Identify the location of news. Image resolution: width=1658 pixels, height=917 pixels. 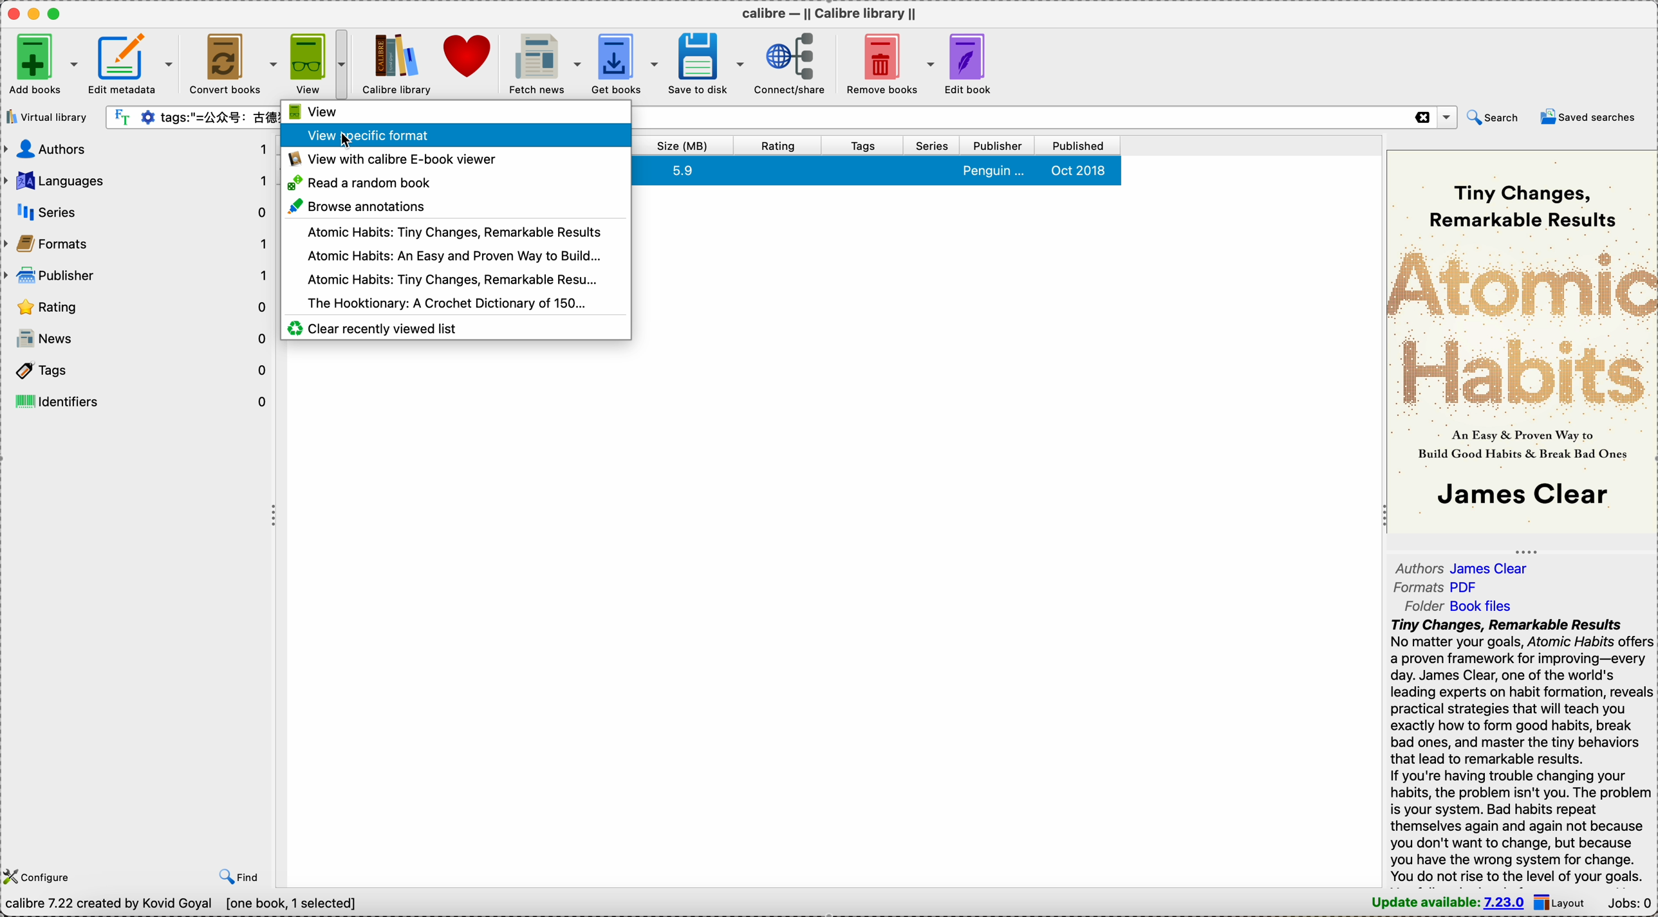
(138, 339).